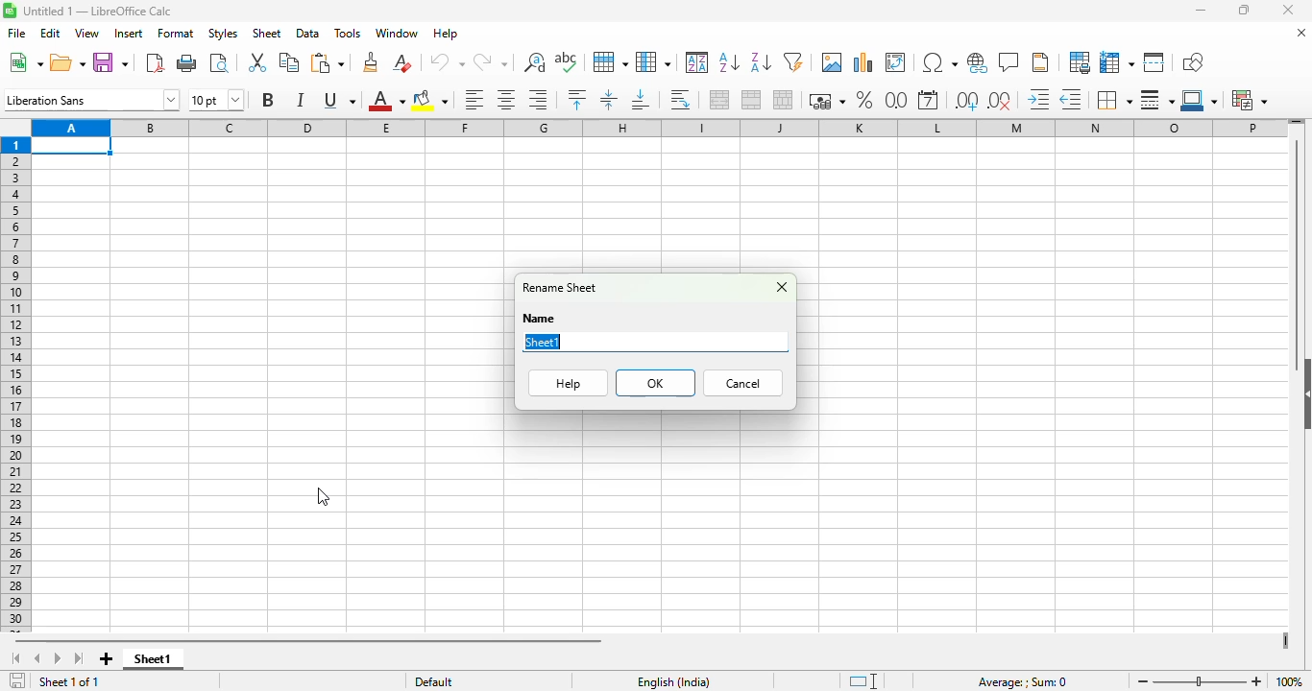 The image size is (1312, 691). Describe the element at coordinates (1287, 10) in the screenshot. I see `close` at that location.